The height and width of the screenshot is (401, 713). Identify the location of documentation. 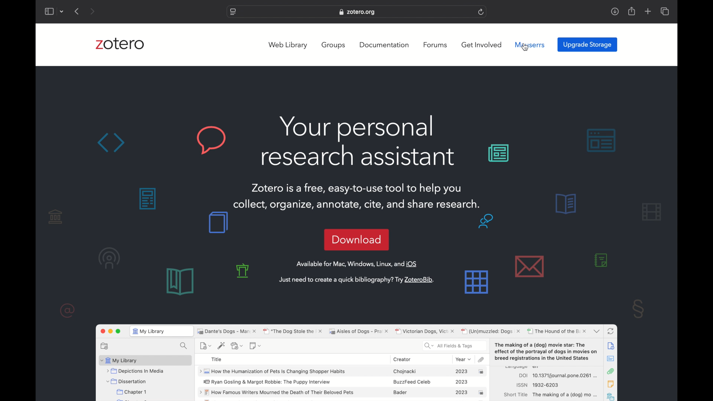
(385, 44).